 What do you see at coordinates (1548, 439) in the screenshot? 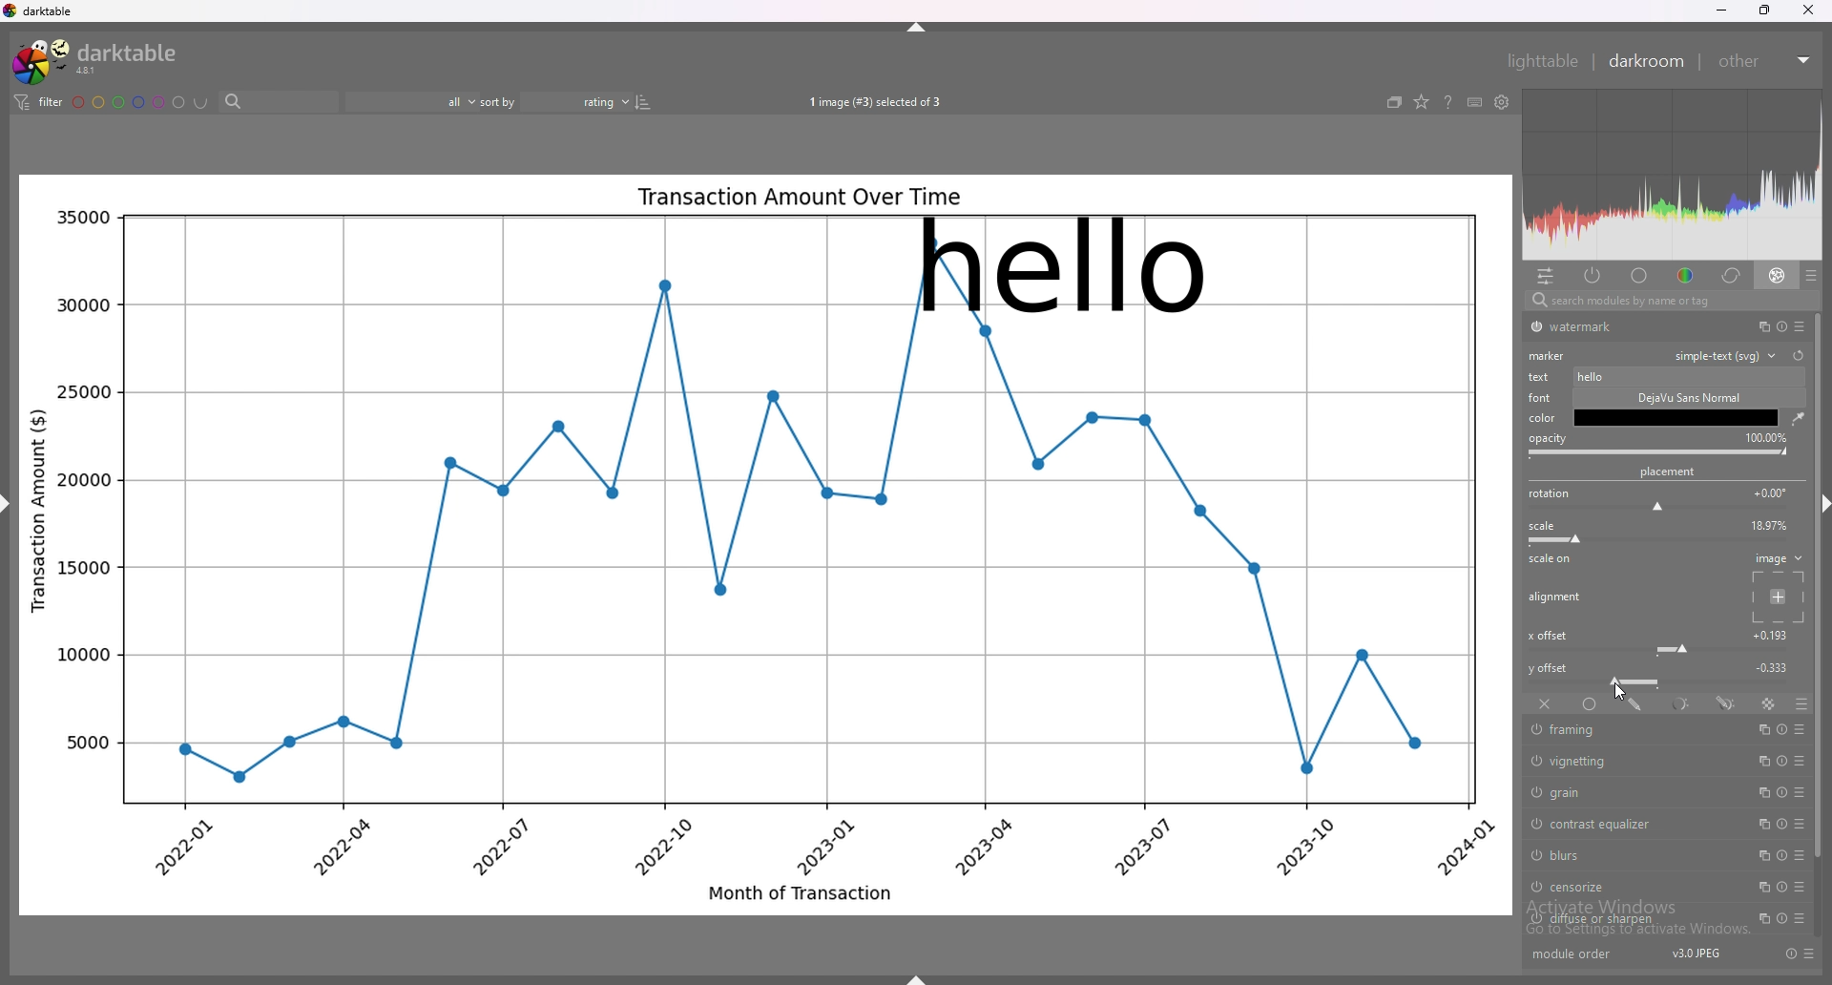
I see `opacity` at bounding box center [1548, 439].